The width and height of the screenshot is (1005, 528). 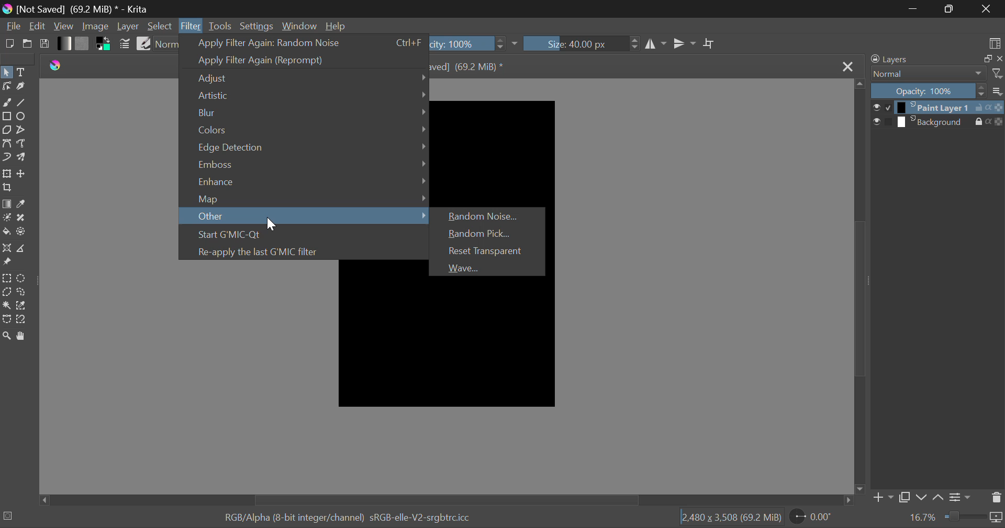 I want to click on Close, so click(x=847, y=65).